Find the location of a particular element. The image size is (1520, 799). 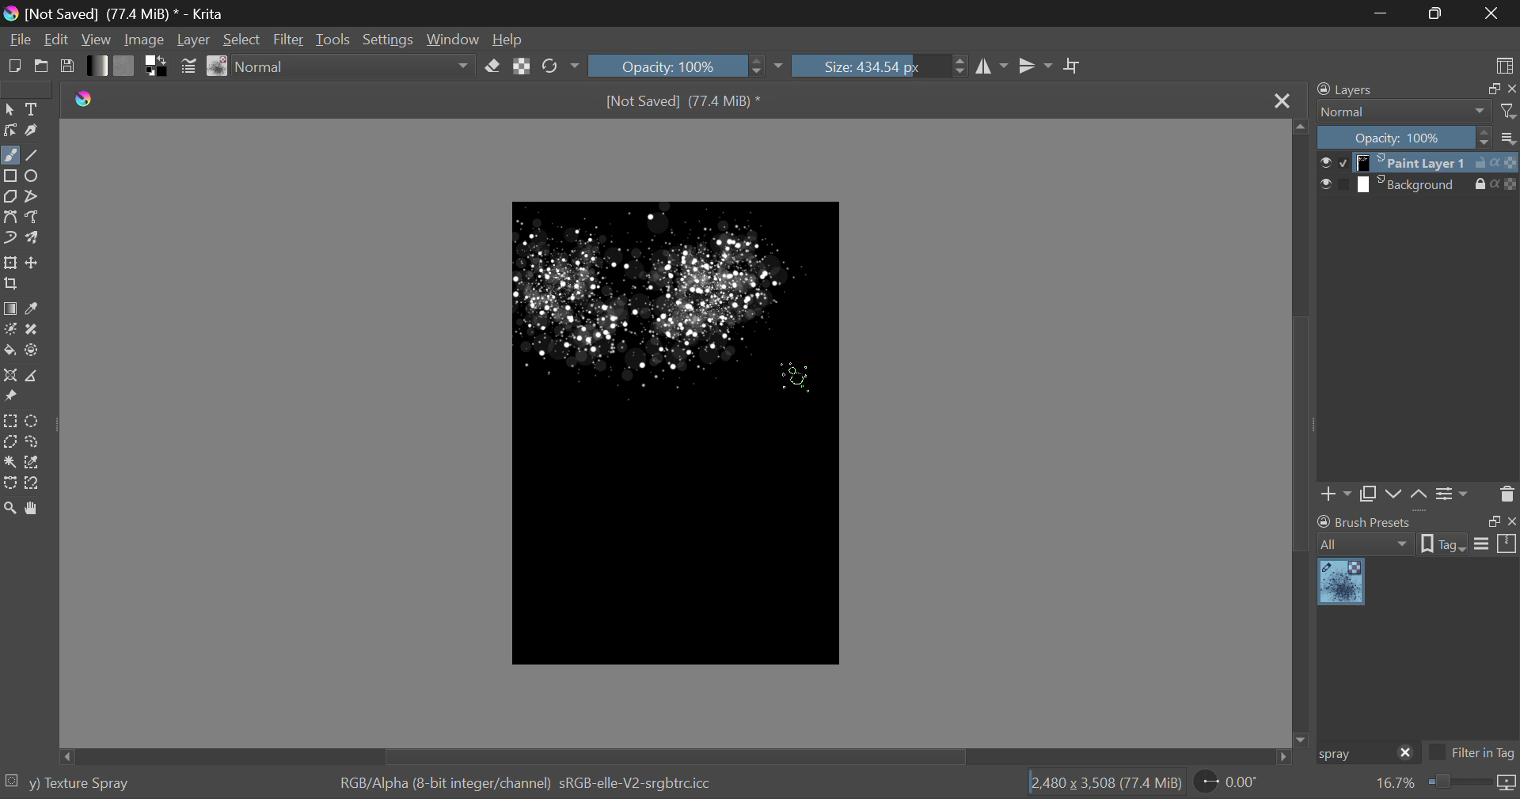

Save is located at coordinates (66, 65).